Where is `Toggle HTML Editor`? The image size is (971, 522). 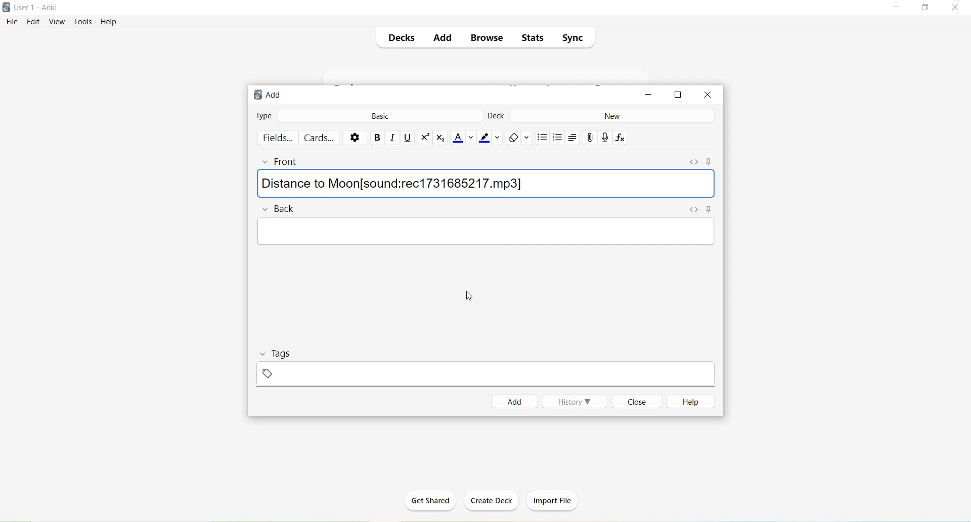
Toggle HTML Editor is located at coordinates (694, 162).